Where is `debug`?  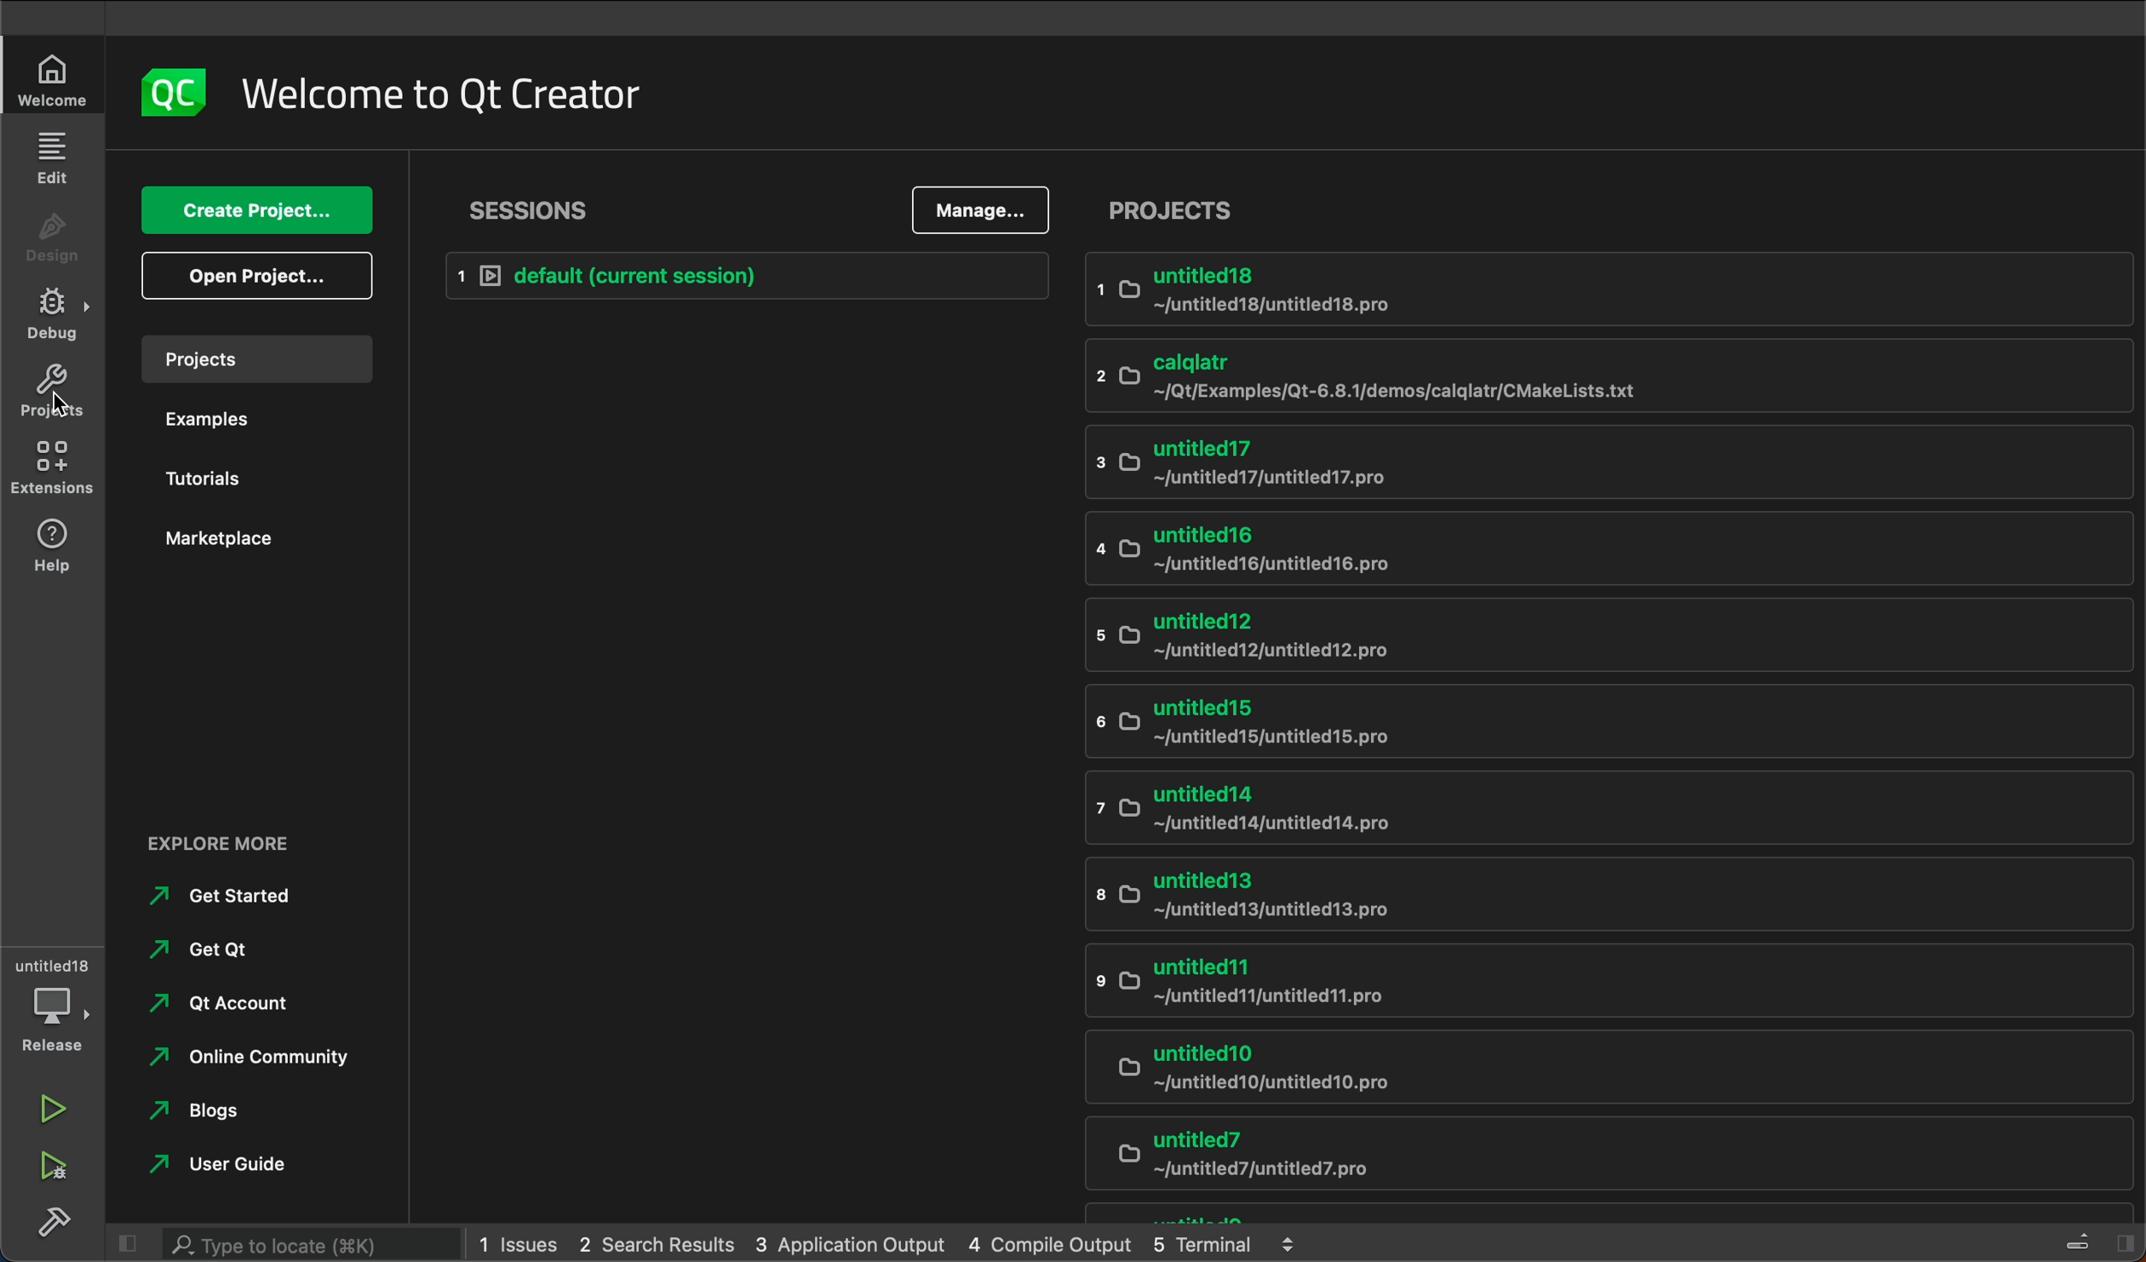
debug is located at coordinates (53, 1002).